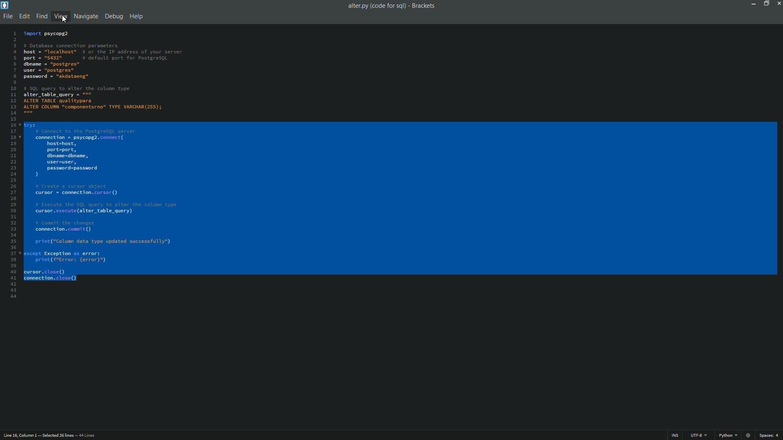 The width and height of the screenshot is (783, 440). What do you see at coordinates (64, 20) in the screenshot?
I see `cursor` at bounding box center [64, 20].